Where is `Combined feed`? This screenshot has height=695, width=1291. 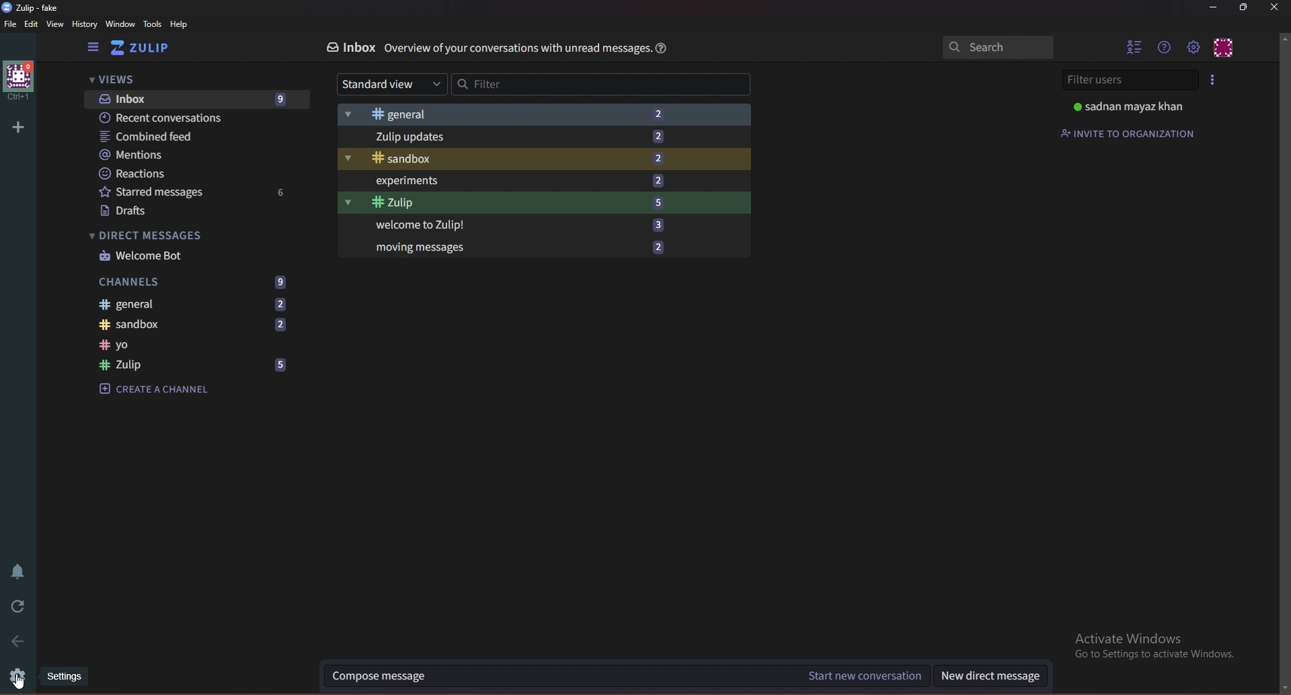 Combined feed is located at coordinates (186, 138).